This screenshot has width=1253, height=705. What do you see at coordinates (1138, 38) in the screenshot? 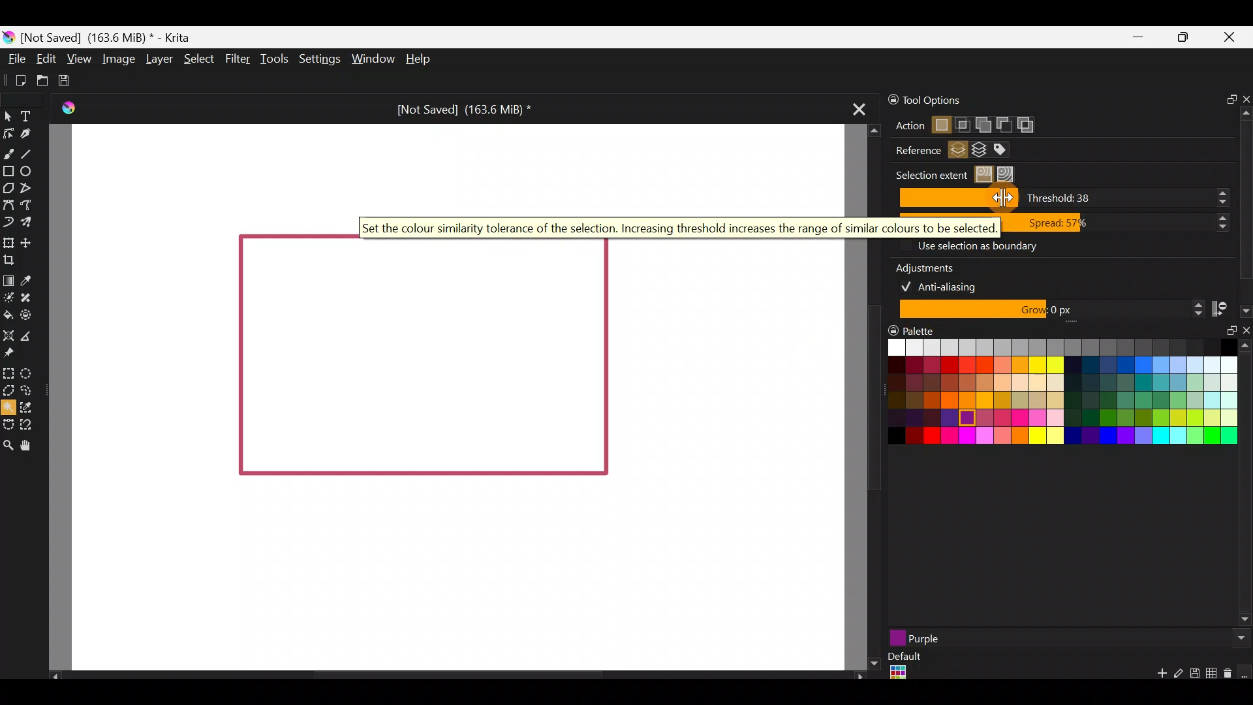
I see `Minimize` at bounding box center [1138, 38].